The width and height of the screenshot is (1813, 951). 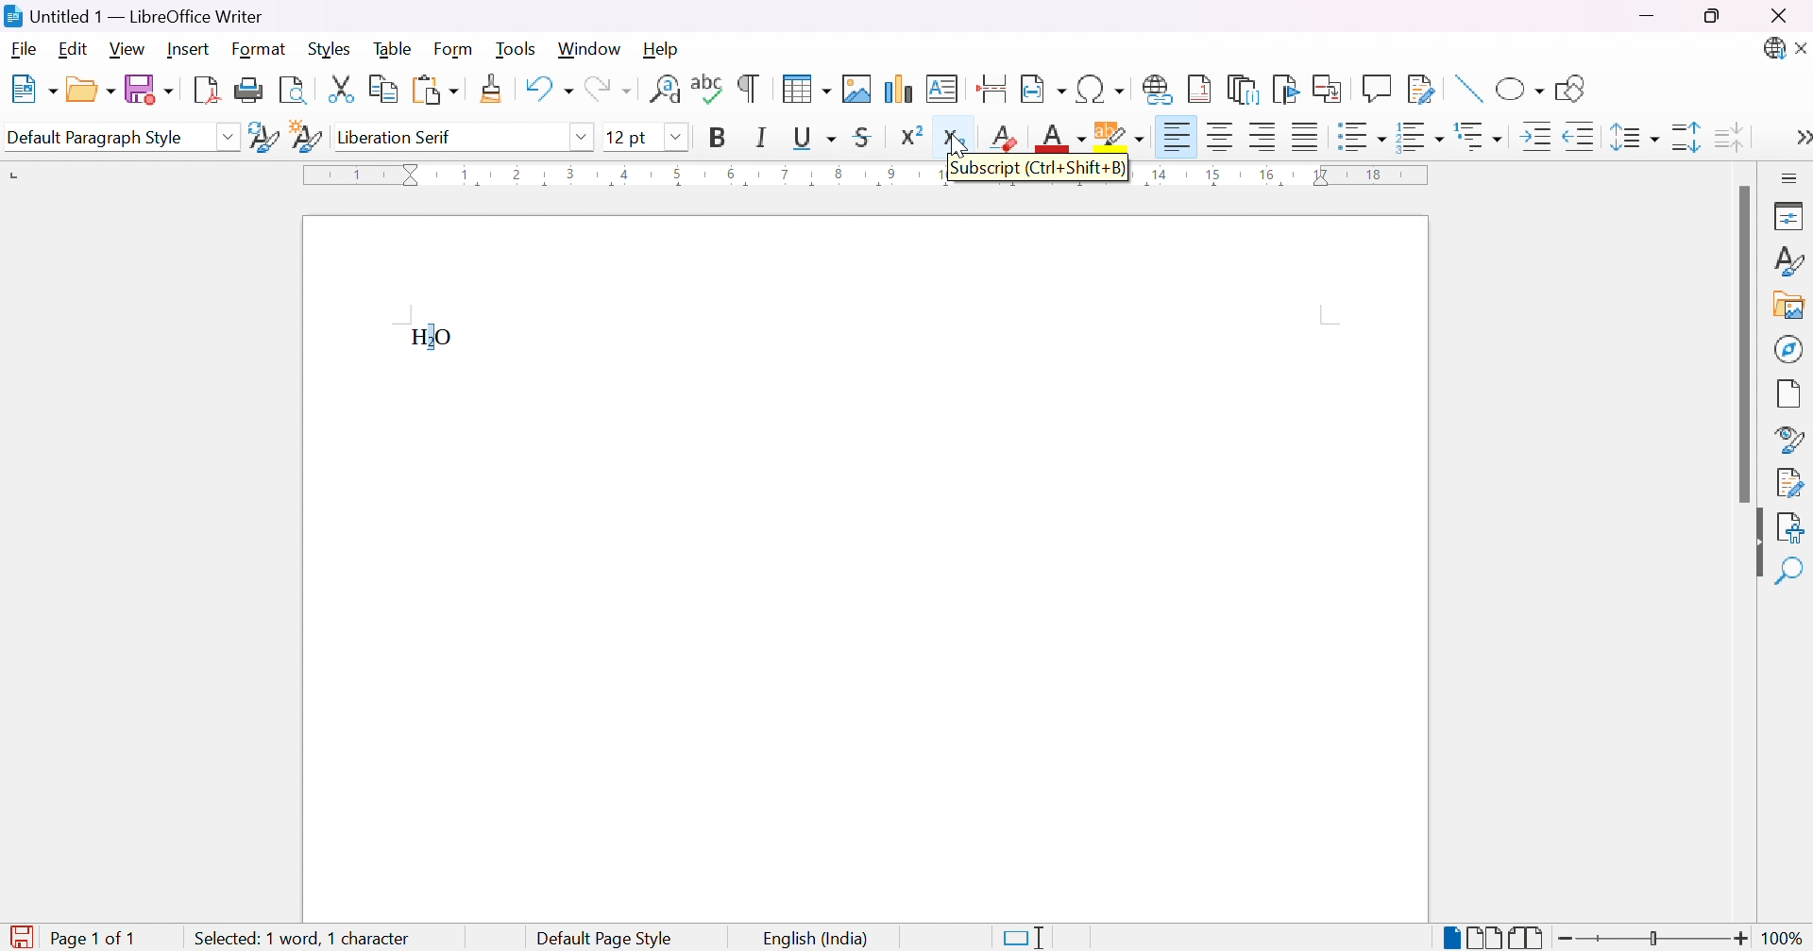 I want to click on Set line spacing, so click(x=1631, y=138).